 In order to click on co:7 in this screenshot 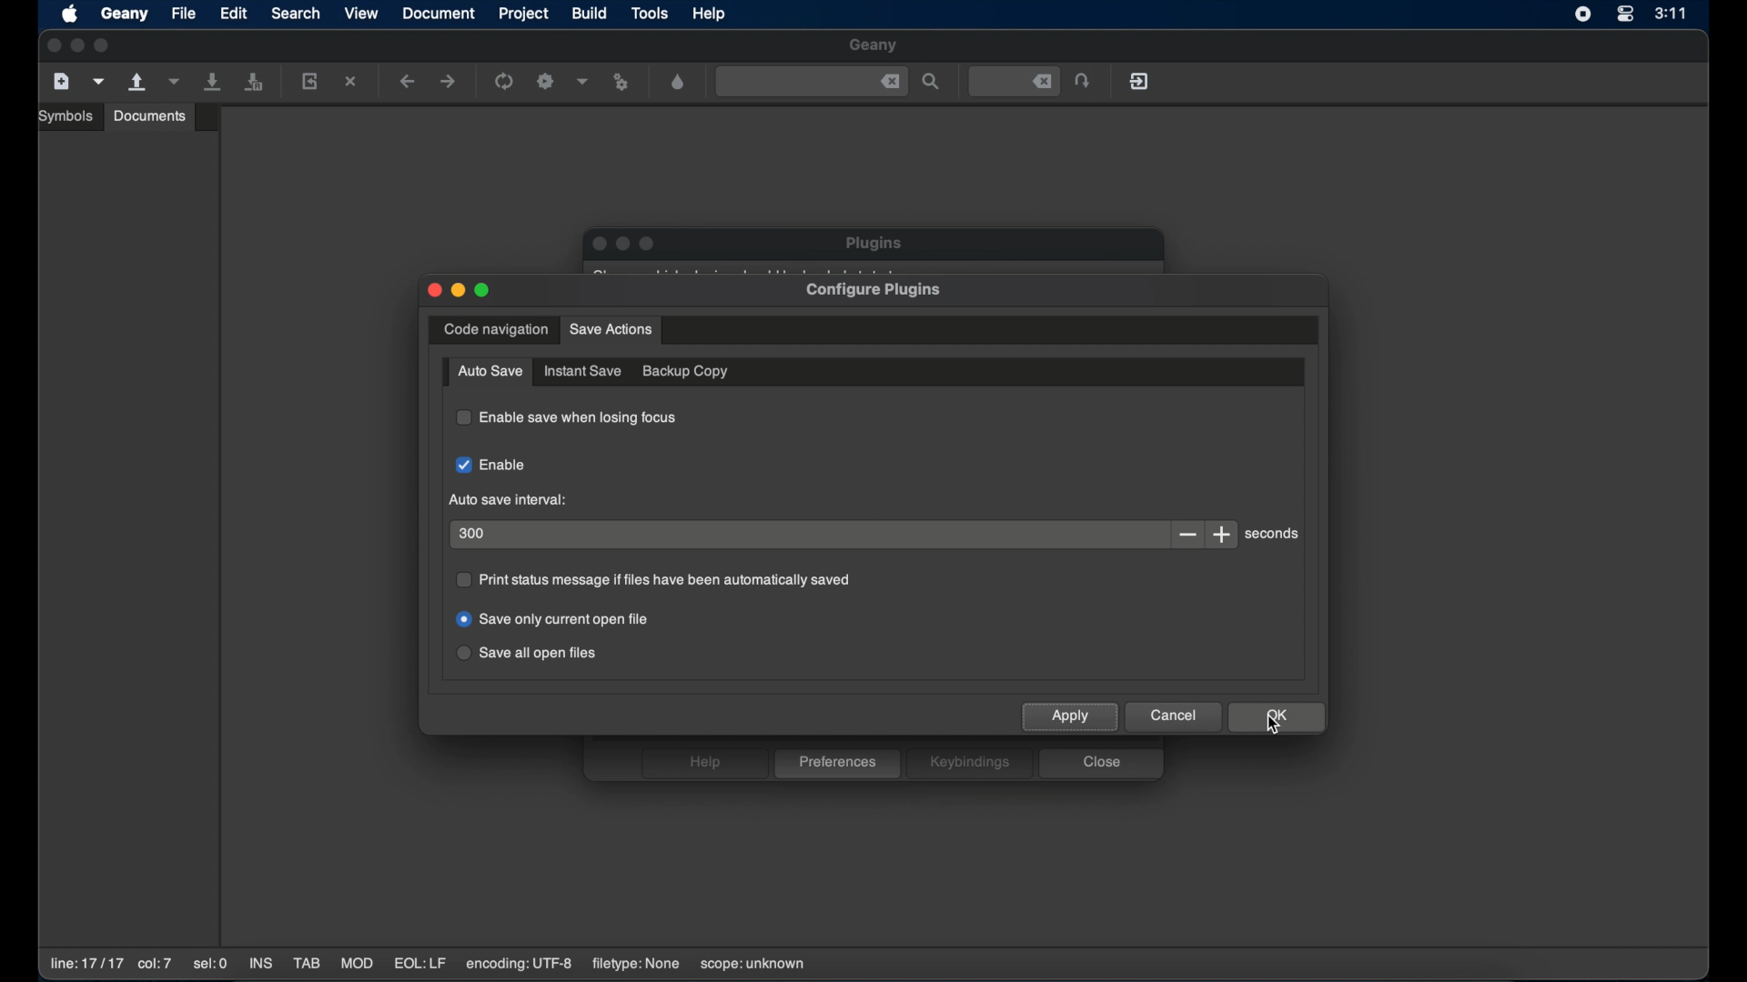, I will do `click(154, 965)`.